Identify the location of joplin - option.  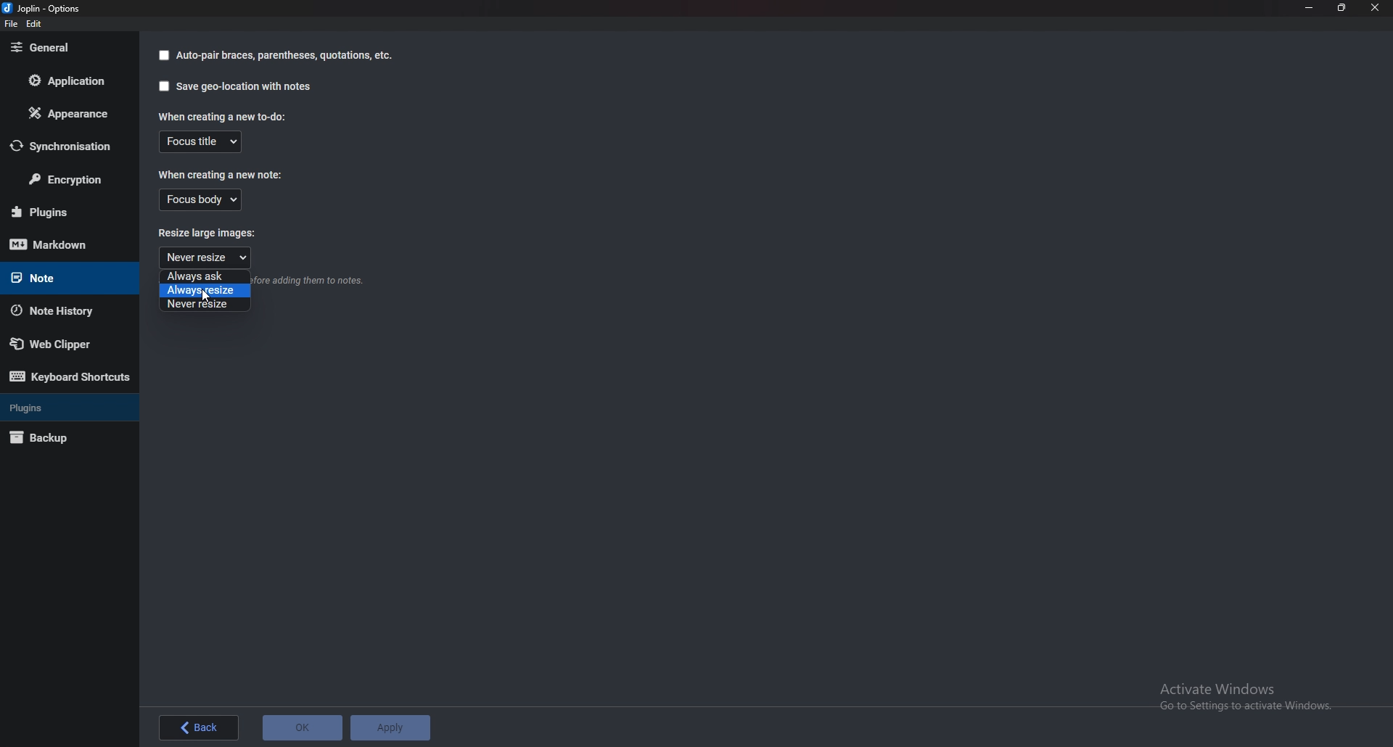
(44, 8).